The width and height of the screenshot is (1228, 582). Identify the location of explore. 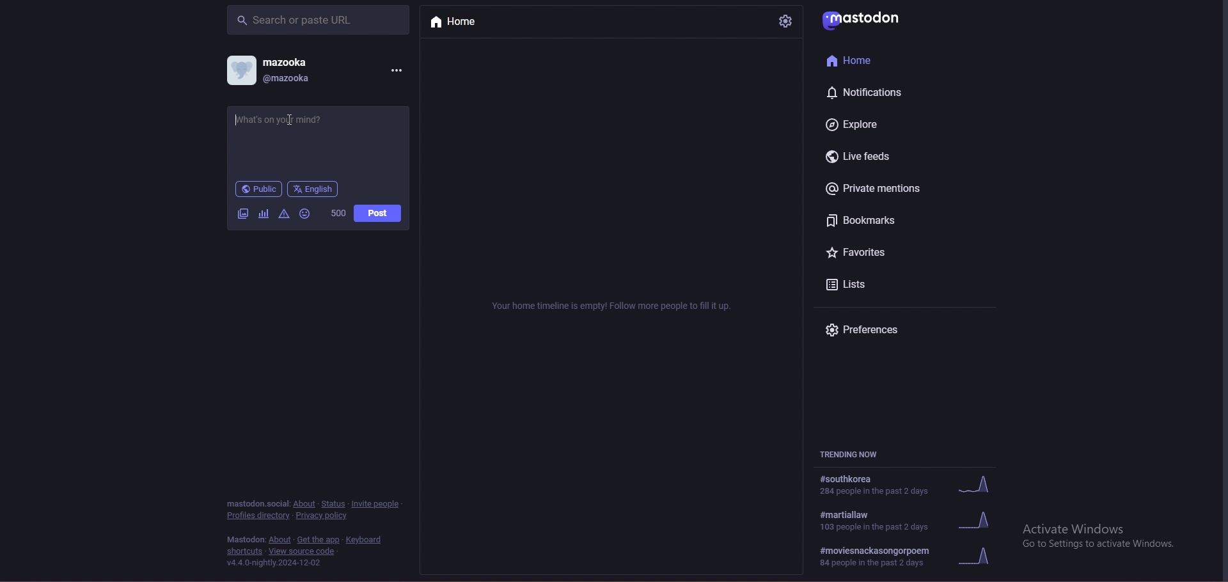
(888, 125).